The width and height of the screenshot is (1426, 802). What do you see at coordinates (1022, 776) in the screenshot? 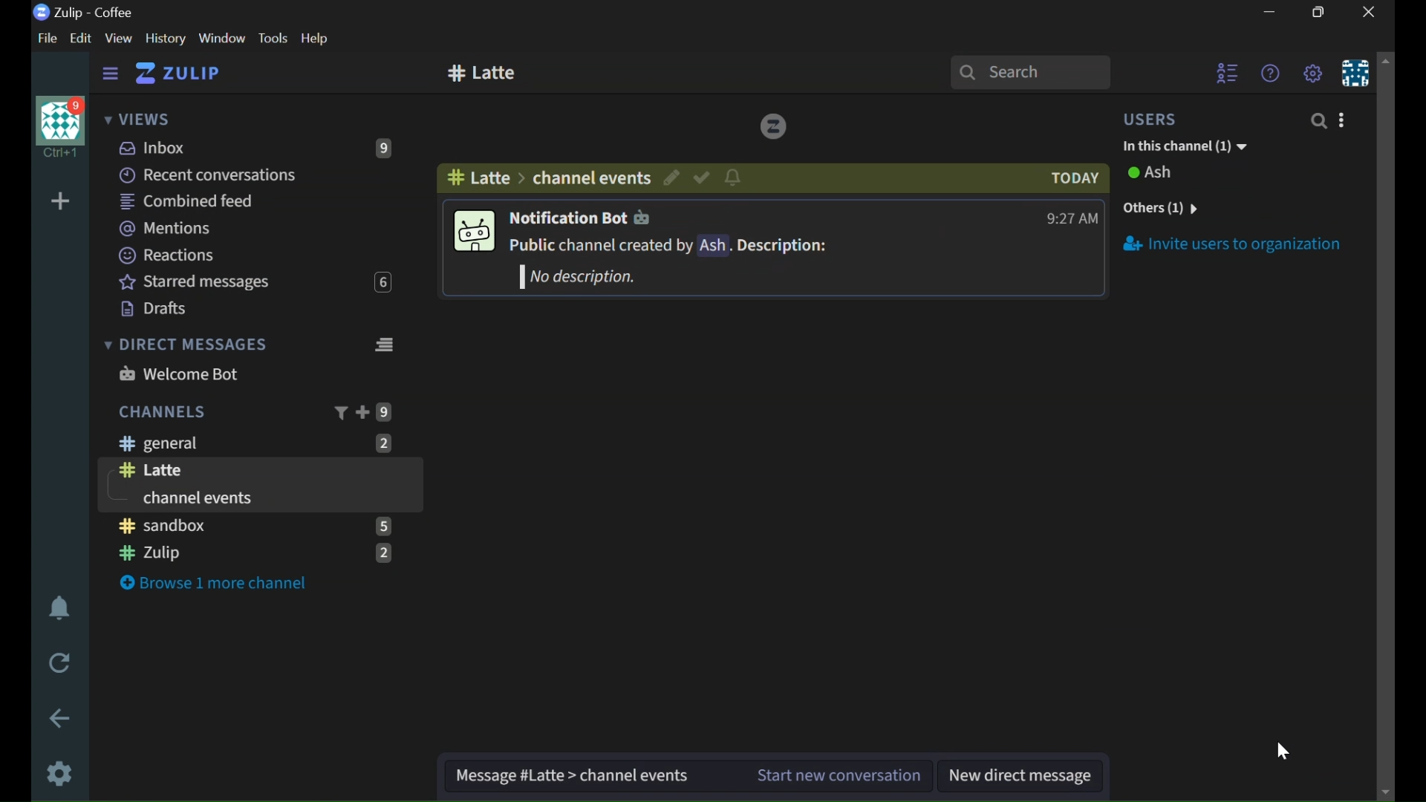
I see `New direct message` at bounding box center [1022, 776].